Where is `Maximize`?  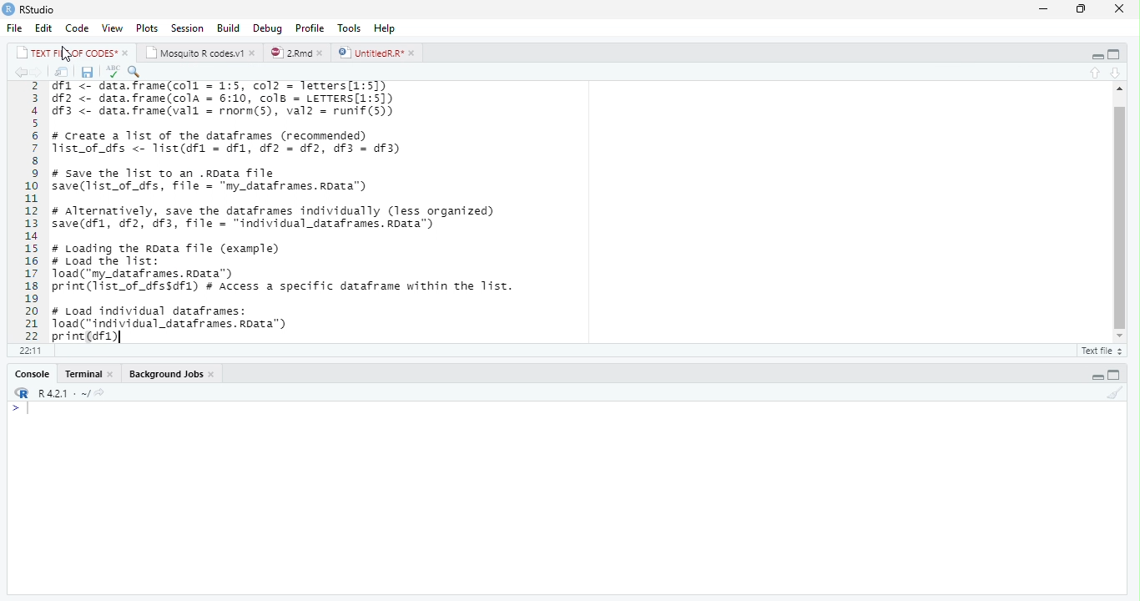 Maximize is located at coordinates (1083, 8).